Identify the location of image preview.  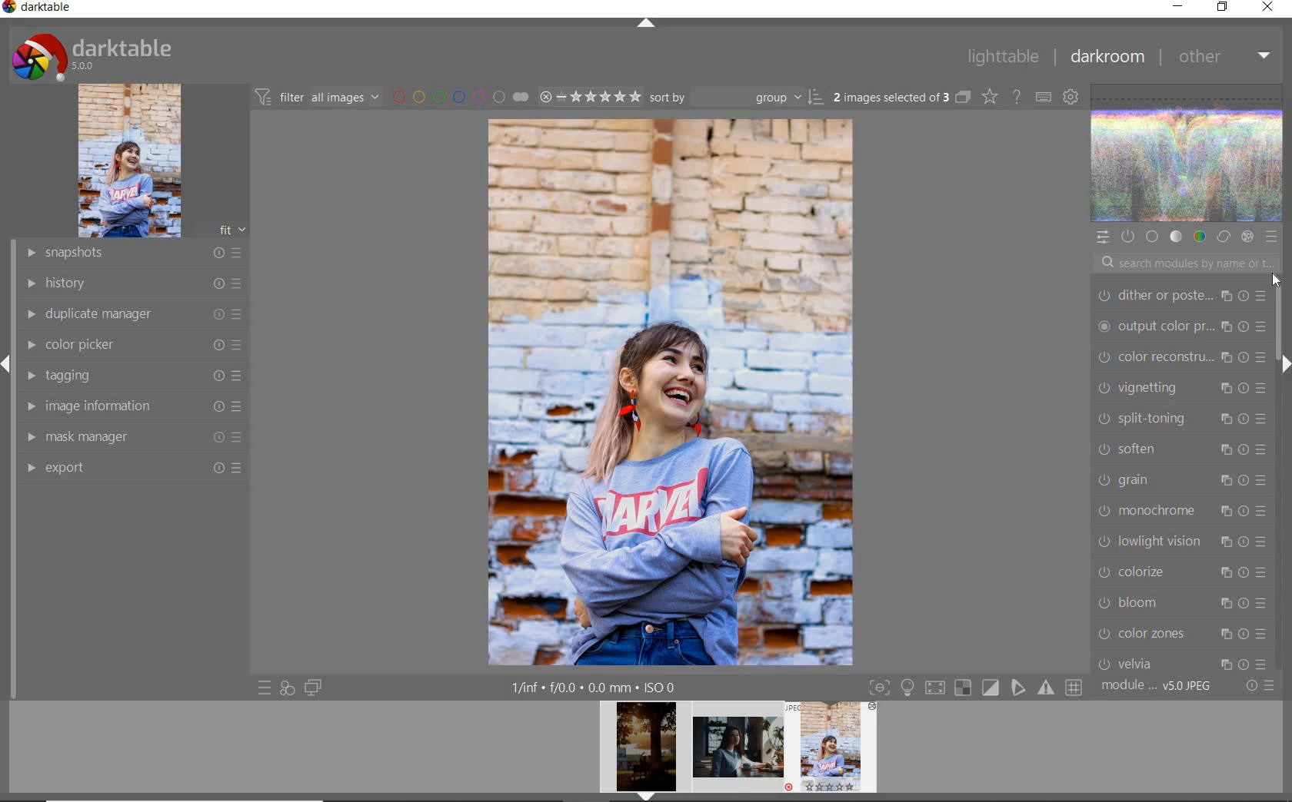
(738, 751).